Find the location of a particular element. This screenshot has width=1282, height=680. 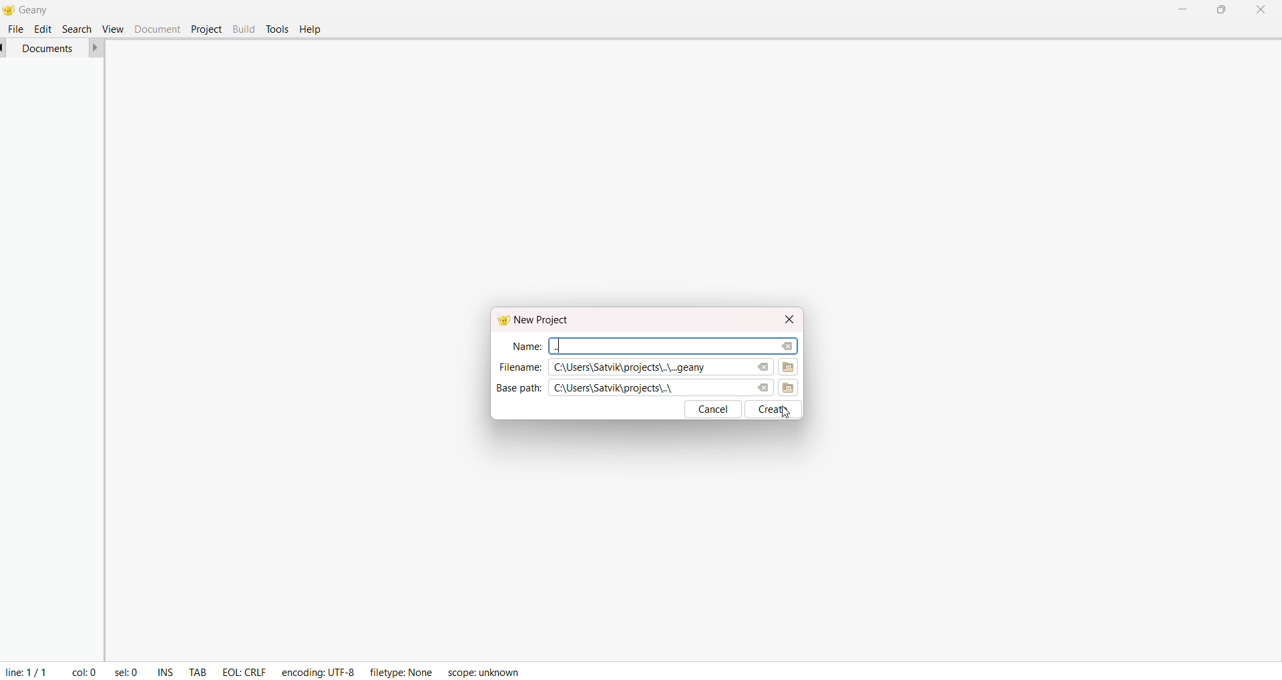

browse is located at coordinates (791, 387).